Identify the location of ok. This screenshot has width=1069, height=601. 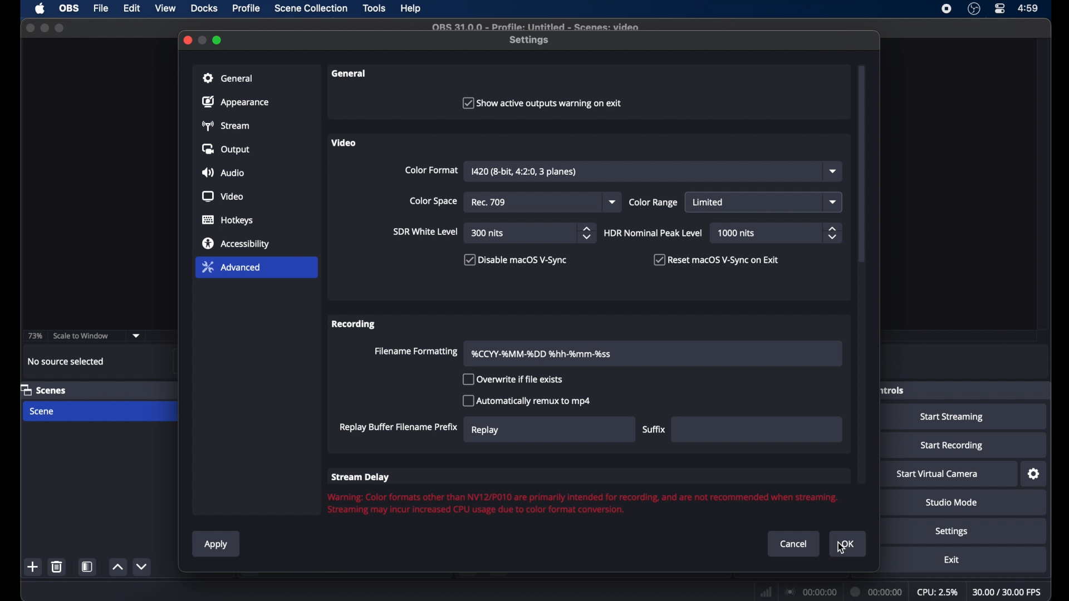
(849, 544).